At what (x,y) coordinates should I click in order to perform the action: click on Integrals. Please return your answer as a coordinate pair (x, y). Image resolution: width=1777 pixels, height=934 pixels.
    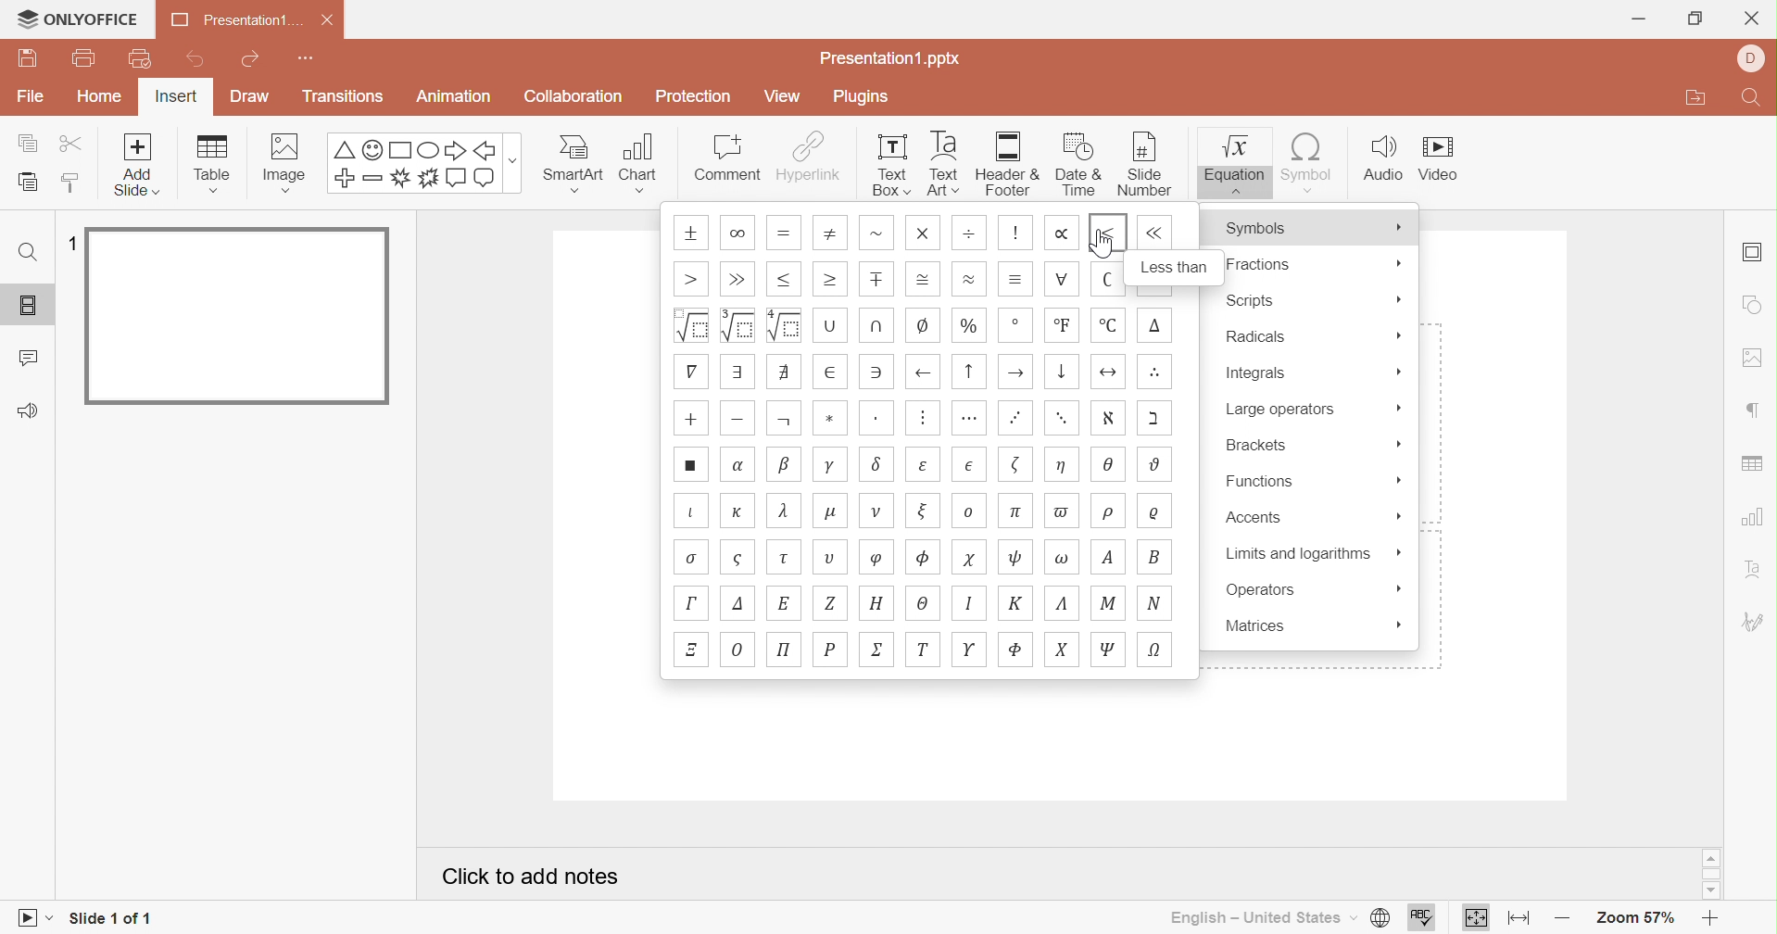
    Looking at the image, I should click on (1314, 369).